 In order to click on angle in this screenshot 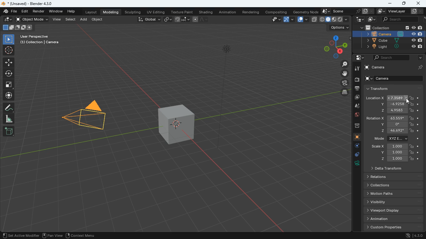, I will do `click(11, 119)`.